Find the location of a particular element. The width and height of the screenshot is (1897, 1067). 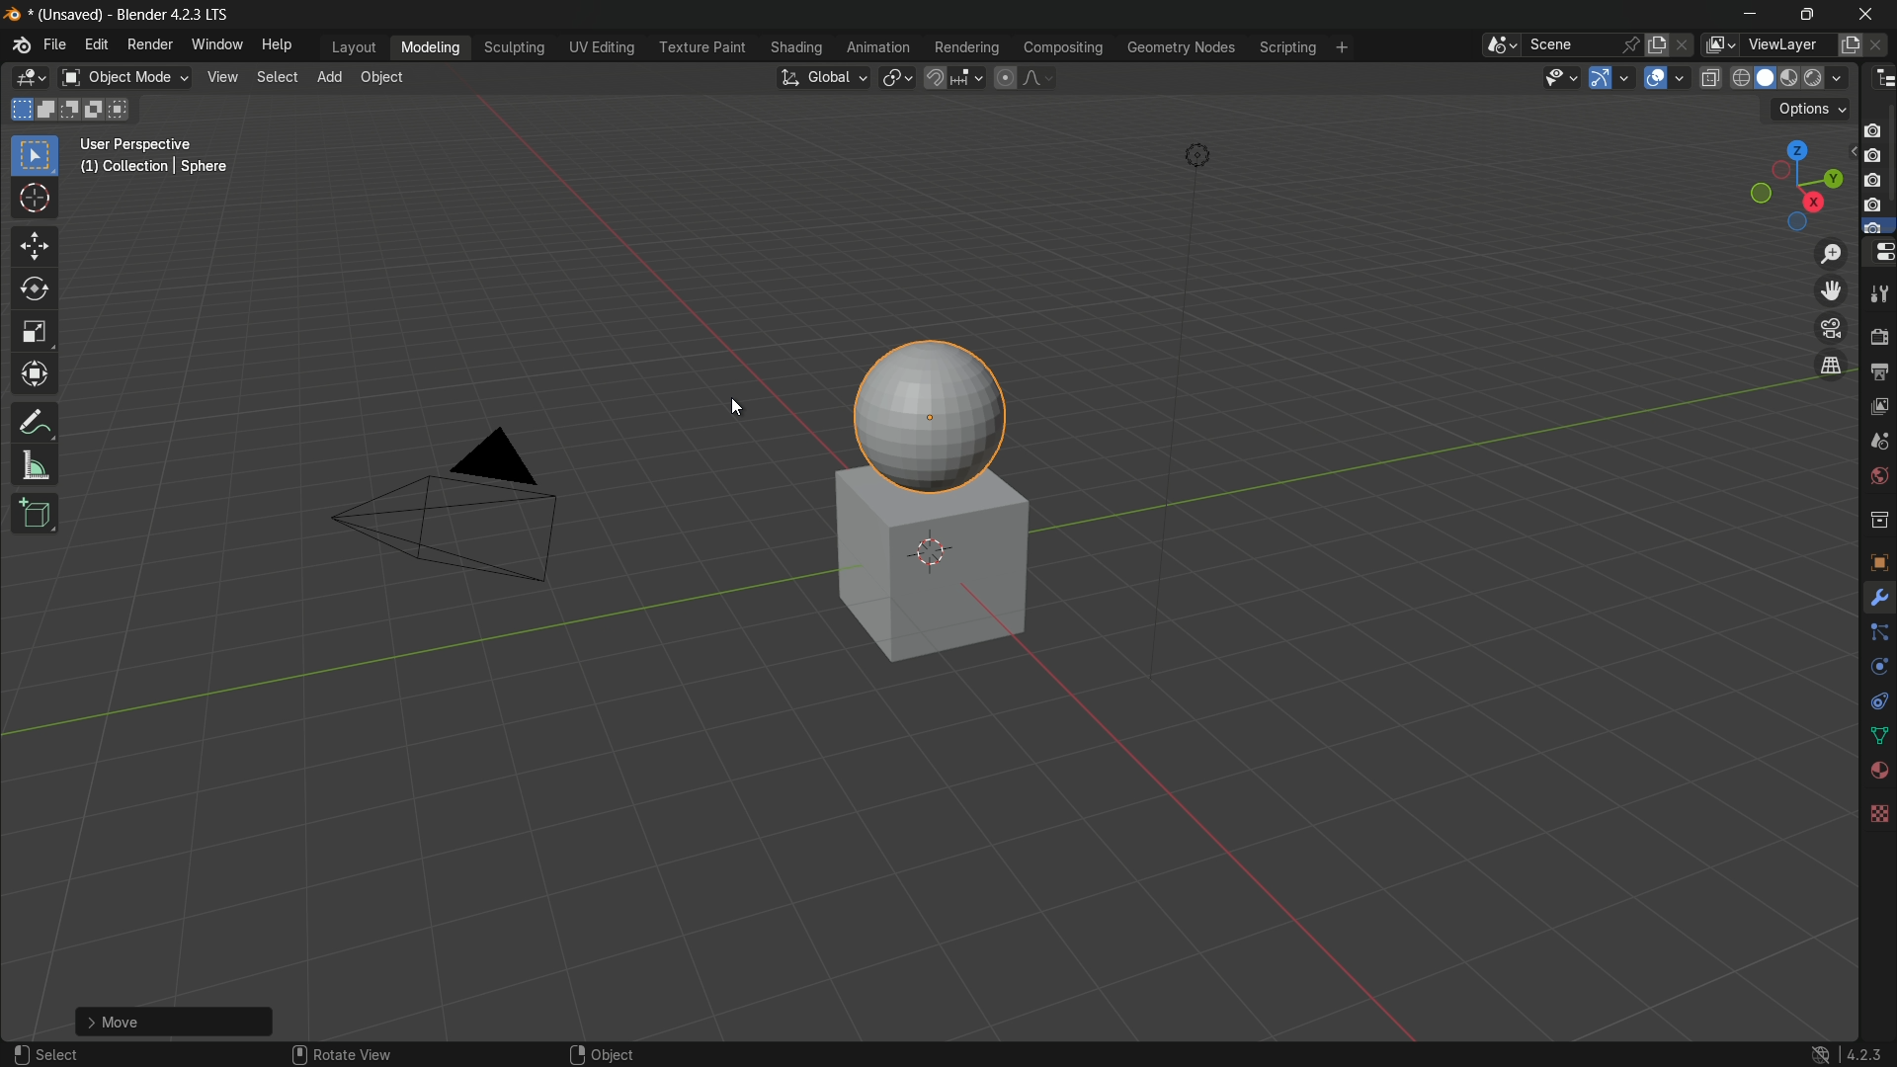

4.2.3 is located at coordinates (1865, 1053).